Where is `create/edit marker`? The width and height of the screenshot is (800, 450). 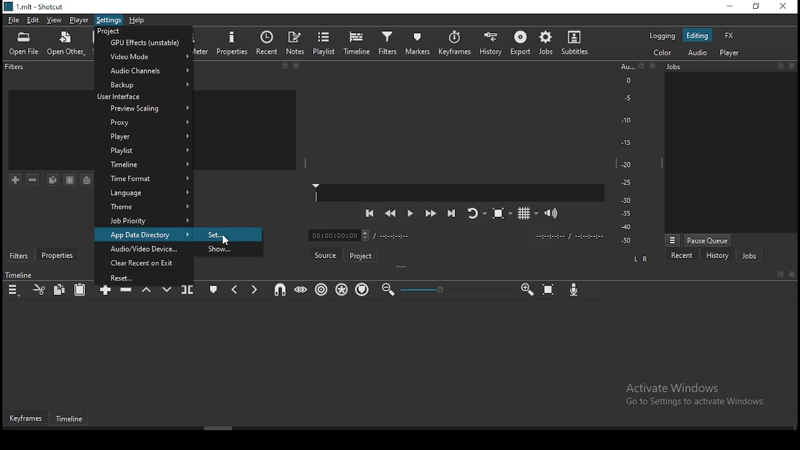 create/edit marker is located at coordinates (214, 287).